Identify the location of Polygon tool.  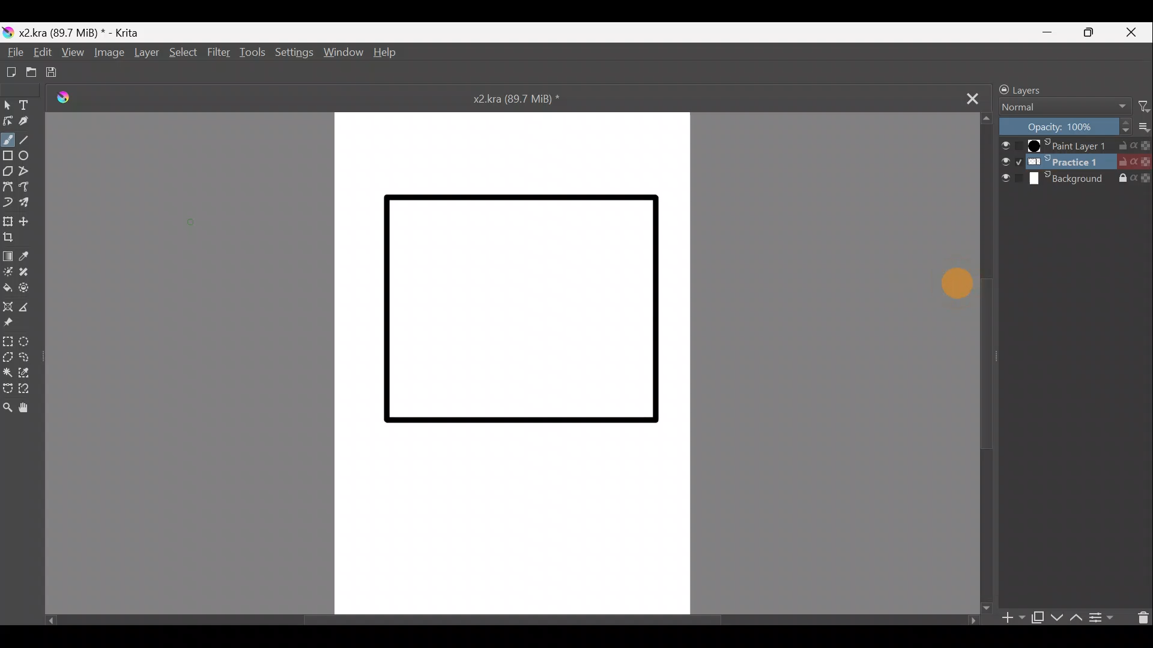
(7, 172).